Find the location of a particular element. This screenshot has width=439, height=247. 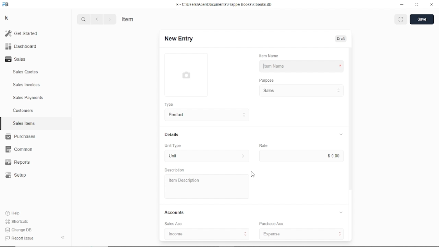

 Item is located at coordinates (128, 19).